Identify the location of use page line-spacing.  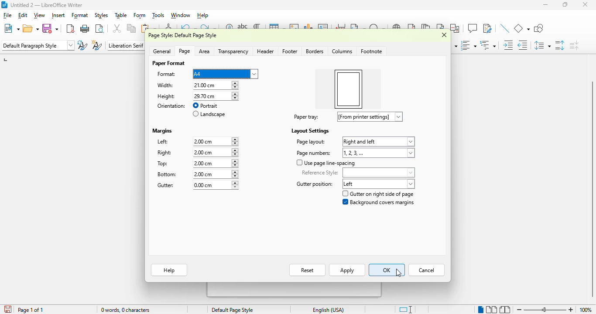
(326, 163).